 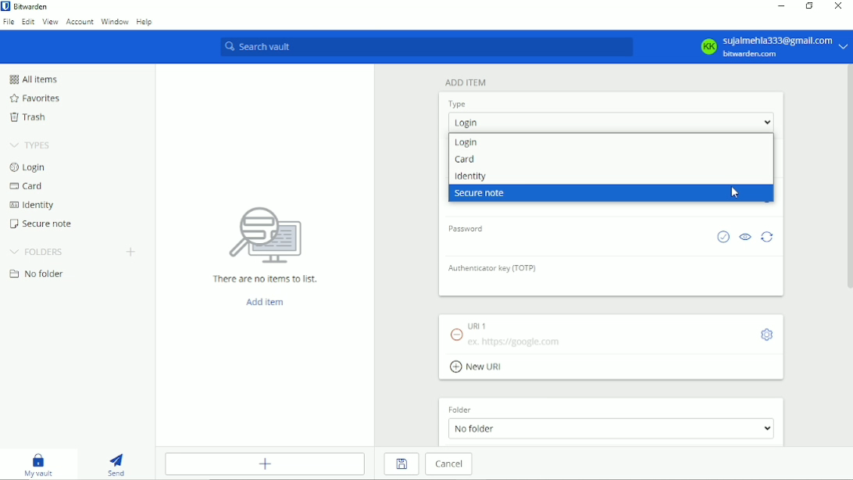 I want to click on Edit, so click(x=29, y=22).